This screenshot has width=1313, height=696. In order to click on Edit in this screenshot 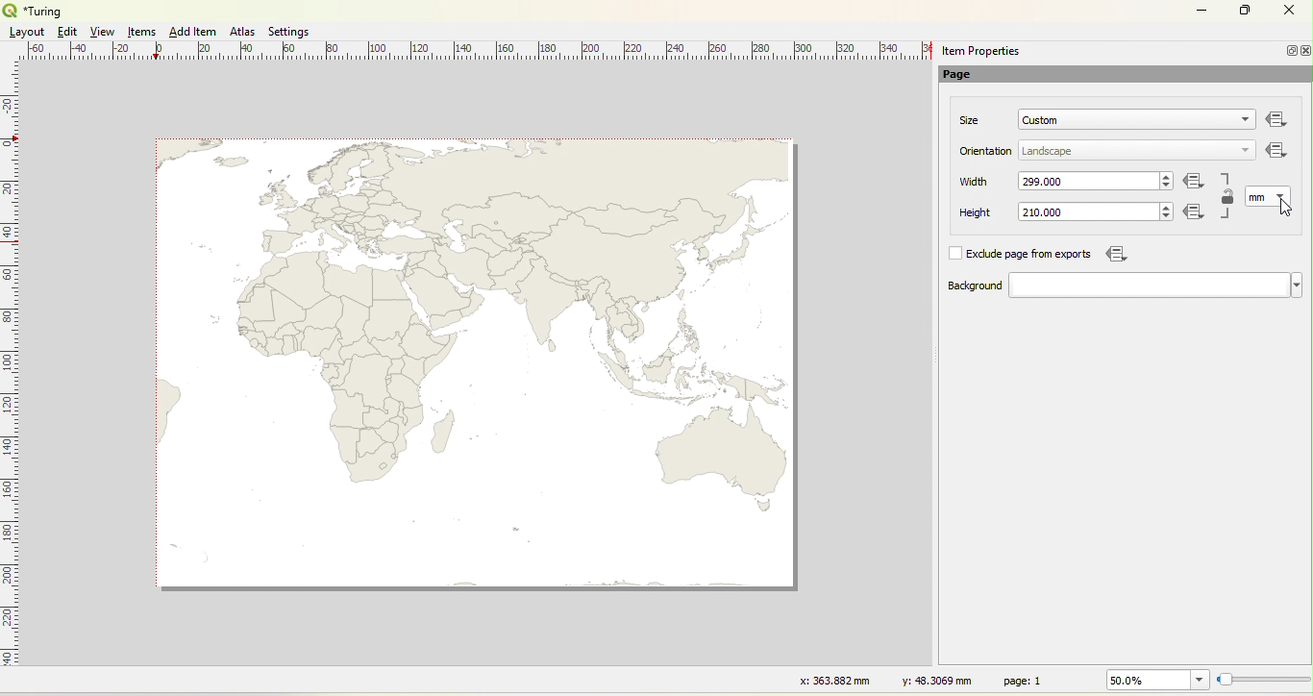, I will do `click(65, 32)`.